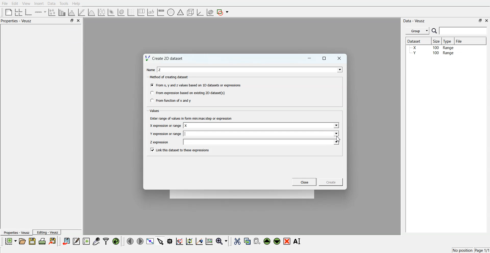 This screenshot has width=490, height=253. What do you see at coordinates (161, 241) in the screenshot?
I see `Select items from graph or scroll` at bounding box center [161, 241].